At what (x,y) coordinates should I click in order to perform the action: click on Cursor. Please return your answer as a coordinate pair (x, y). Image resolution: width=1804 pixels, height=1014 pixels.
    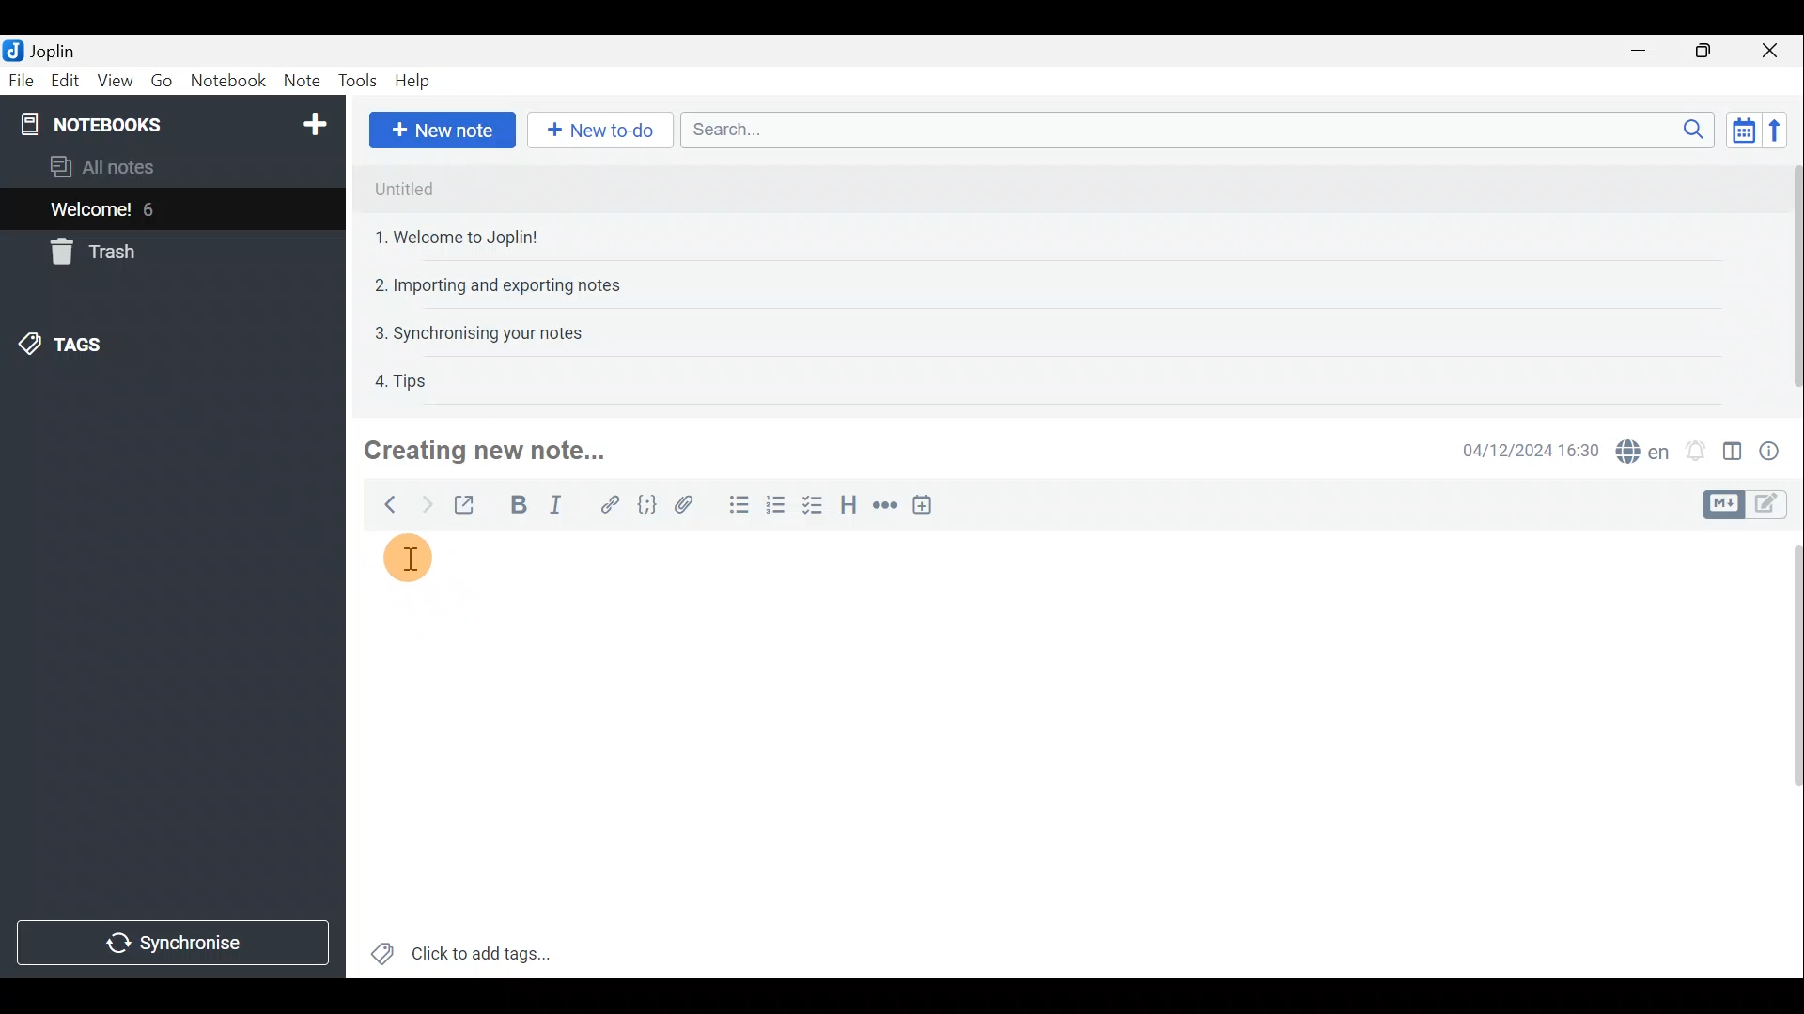
    Looking at the image, I should click on (405, 564).